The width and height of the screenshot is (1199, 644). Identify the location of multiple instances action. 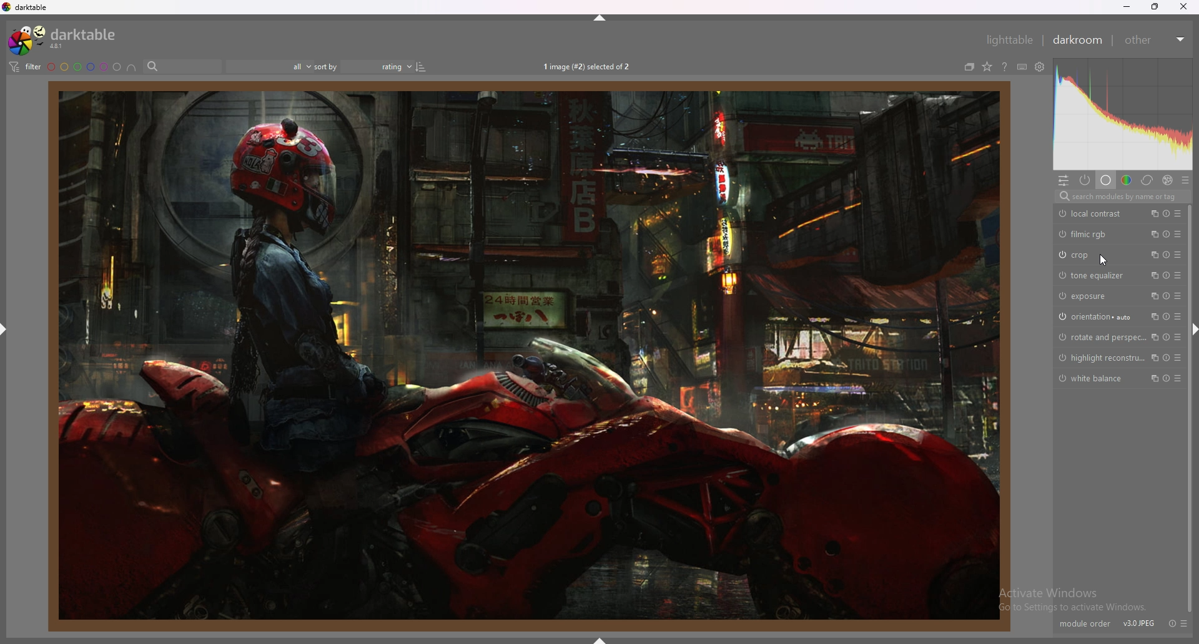
(1153, 378).